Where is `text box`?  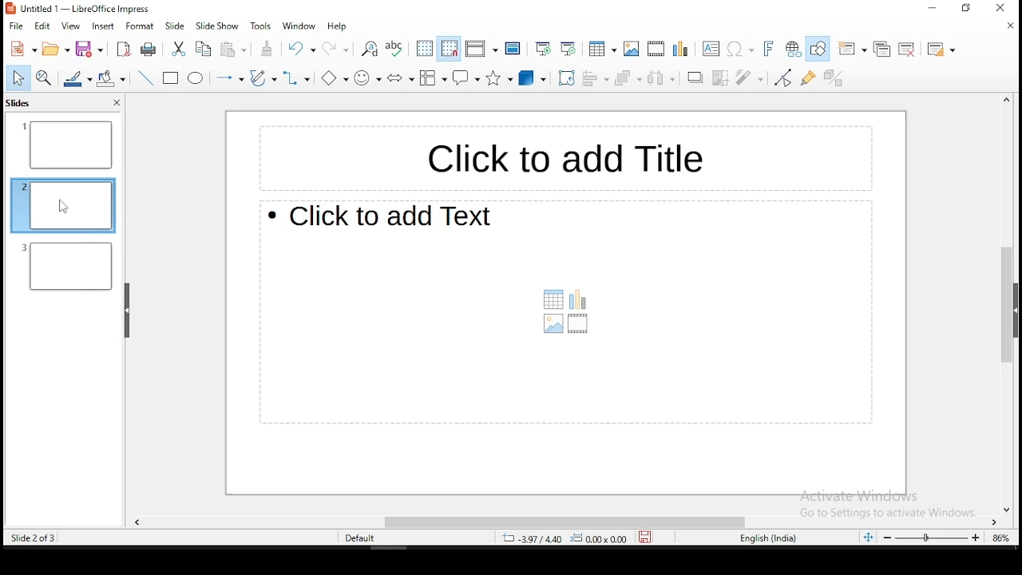
text box is located at coordinates (709, 49).